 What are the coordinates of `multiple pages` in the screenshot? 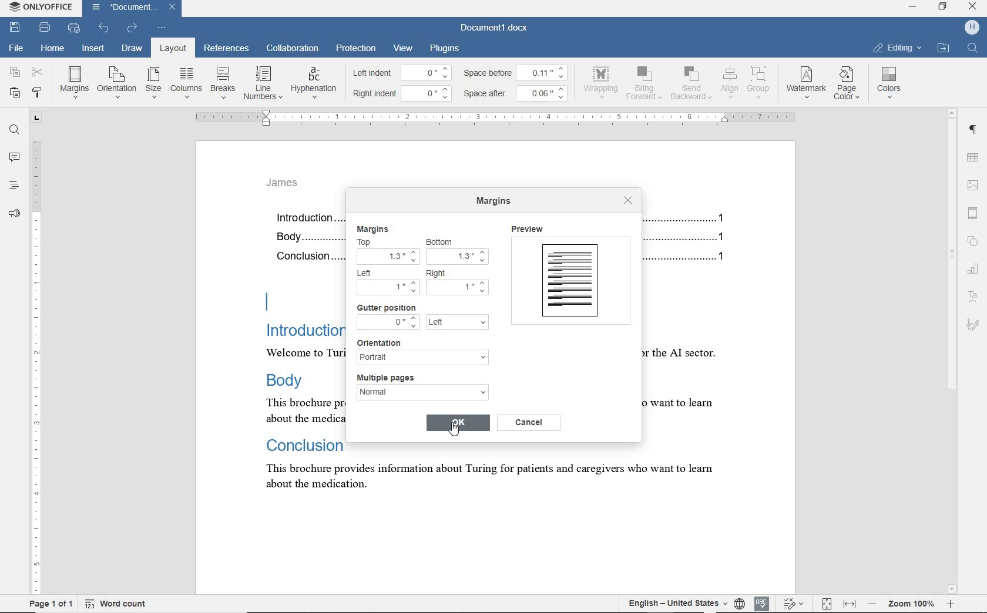 It's located at (391, 378).